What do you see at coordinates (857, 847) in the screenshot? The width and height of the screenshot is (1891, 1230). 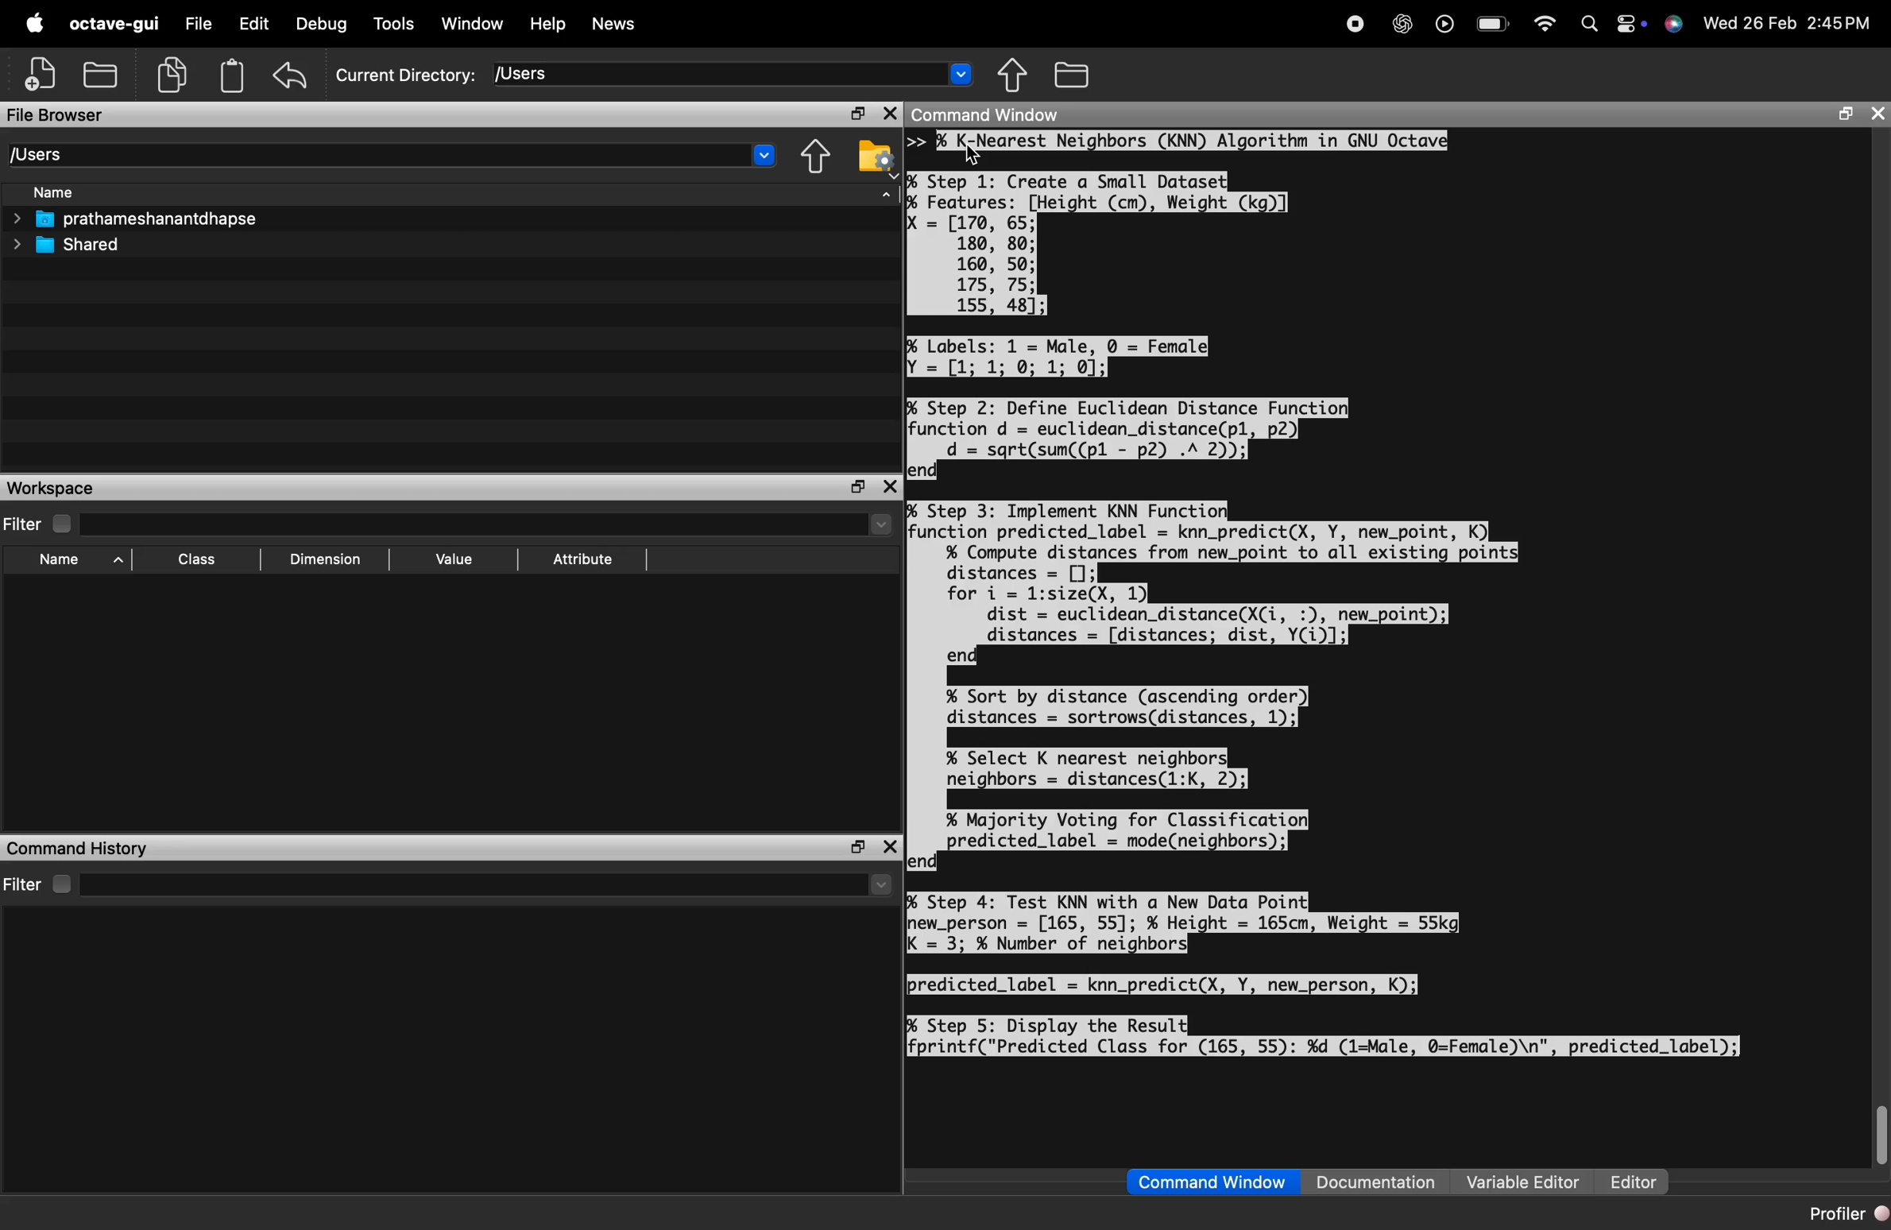 I see `maximise` at bounding box center [857, 847].